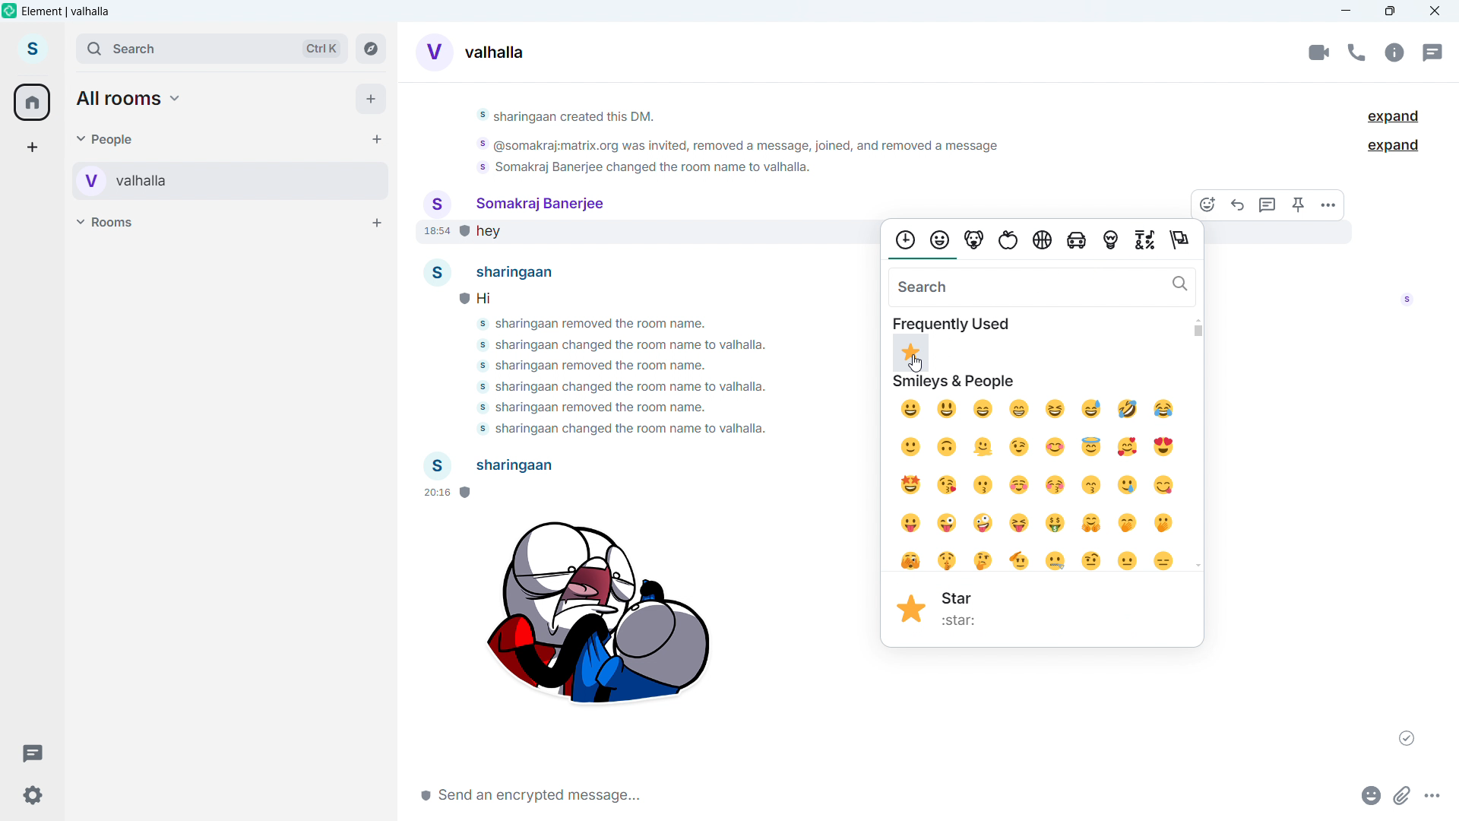  Describe the element at coordinates (30, 794) in the screenshot. I see `Settings` at that location.